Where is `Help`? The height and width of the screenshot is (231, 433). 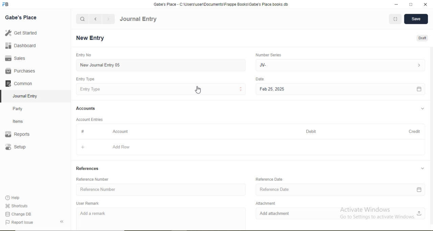
Help is located at coordinates (16, 198).